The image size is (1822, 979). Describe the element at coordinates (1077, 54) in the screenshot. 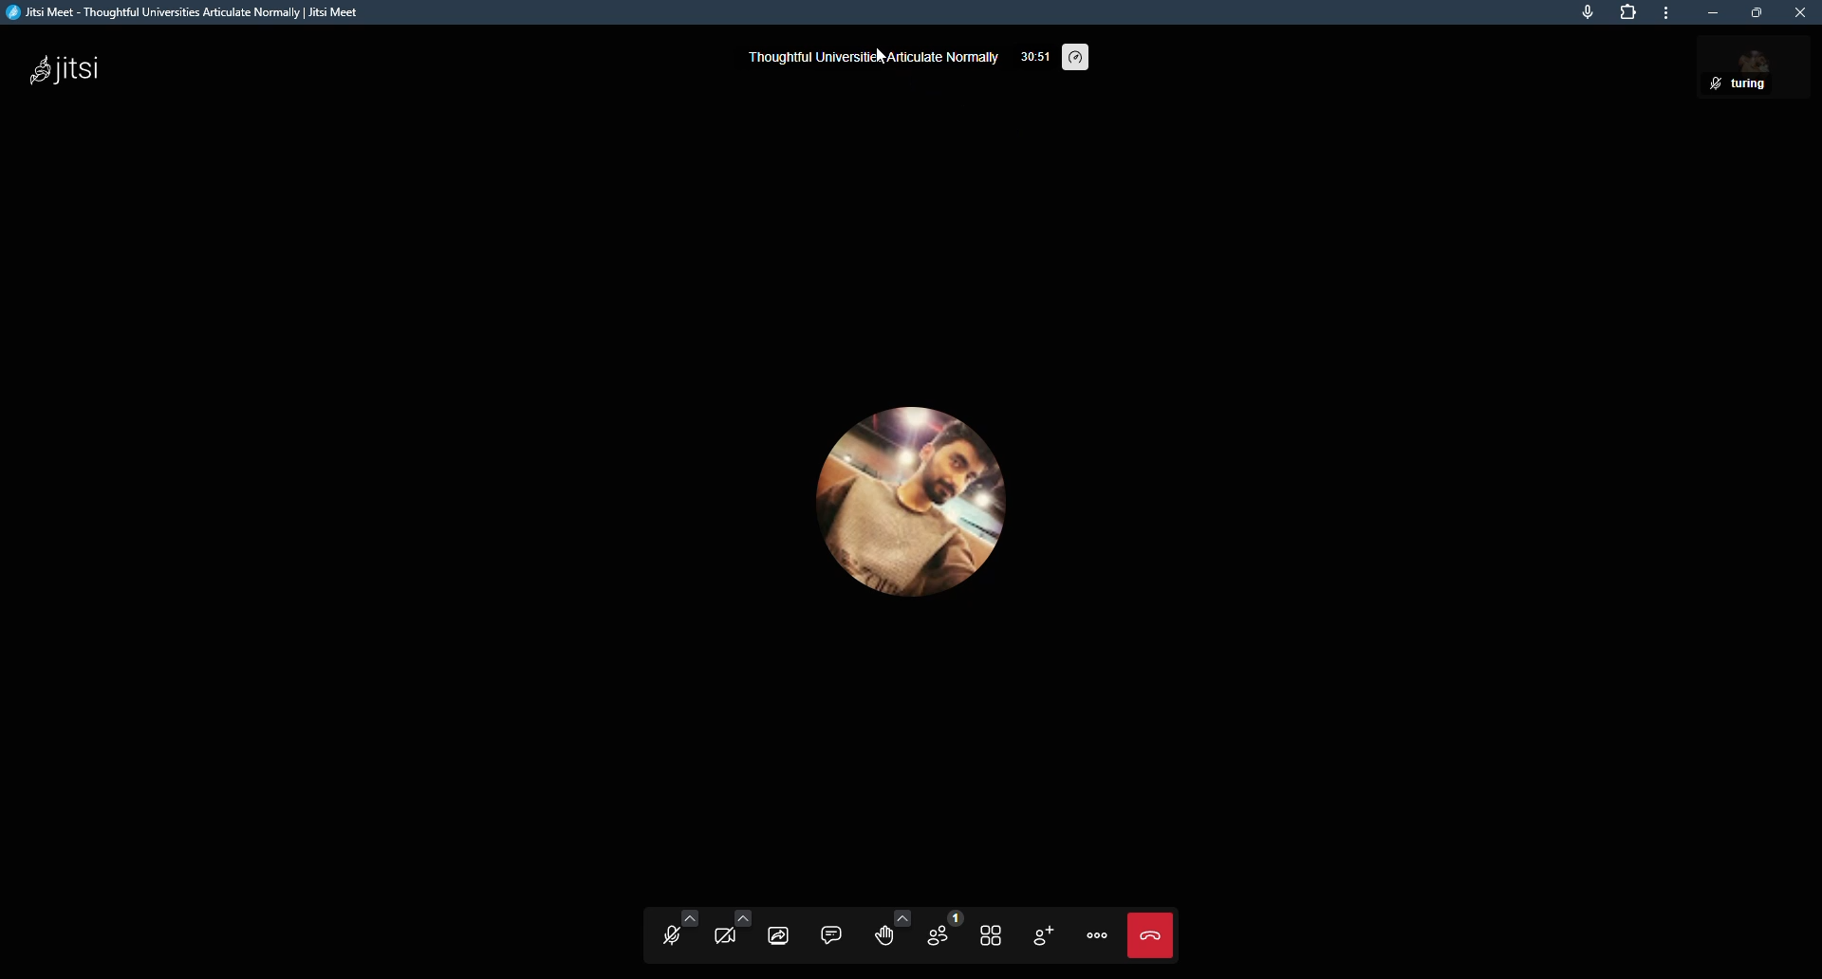

I see `performance settings` at that location.